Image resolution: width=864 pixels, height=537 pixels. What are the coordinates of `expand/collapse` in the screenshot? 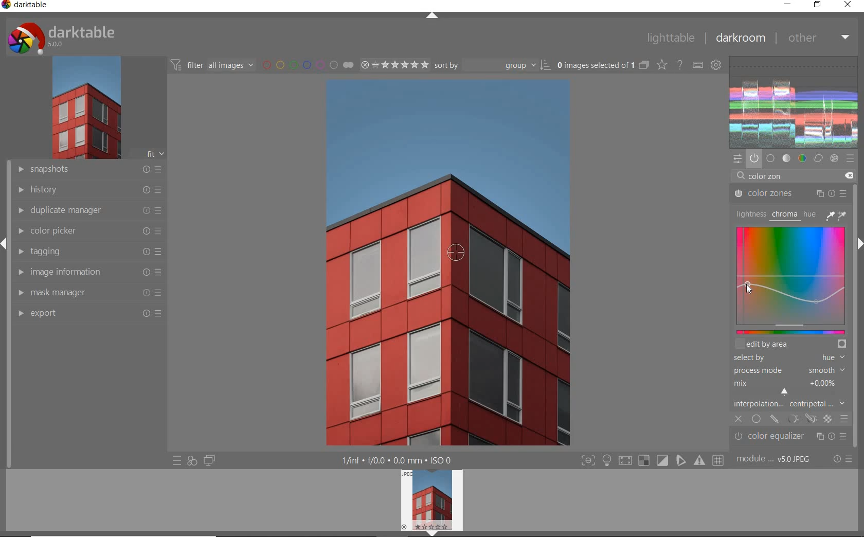 It's located at (5, 245).